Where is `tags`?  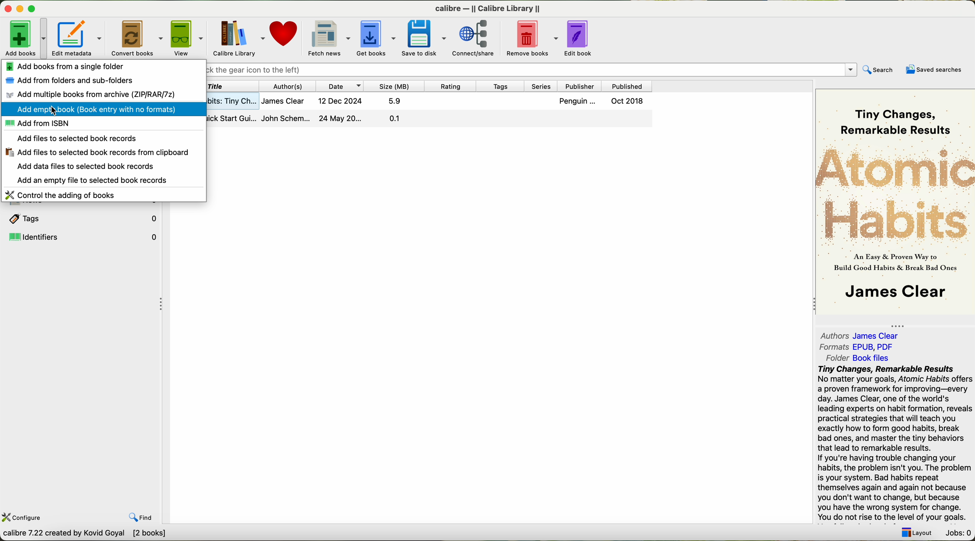
tags is located at coordinates (81, 218).